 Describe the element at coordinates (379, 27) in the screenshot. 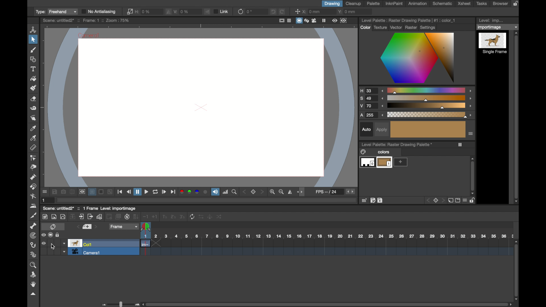

I see `texture` at that location.